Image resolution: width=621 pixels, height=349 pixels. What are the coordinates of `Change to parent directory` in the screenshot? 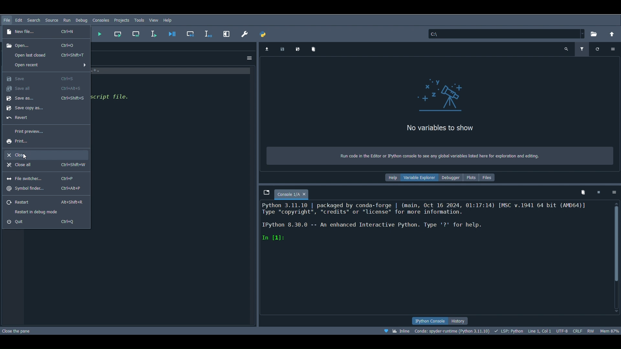 It's located at (613, 33).